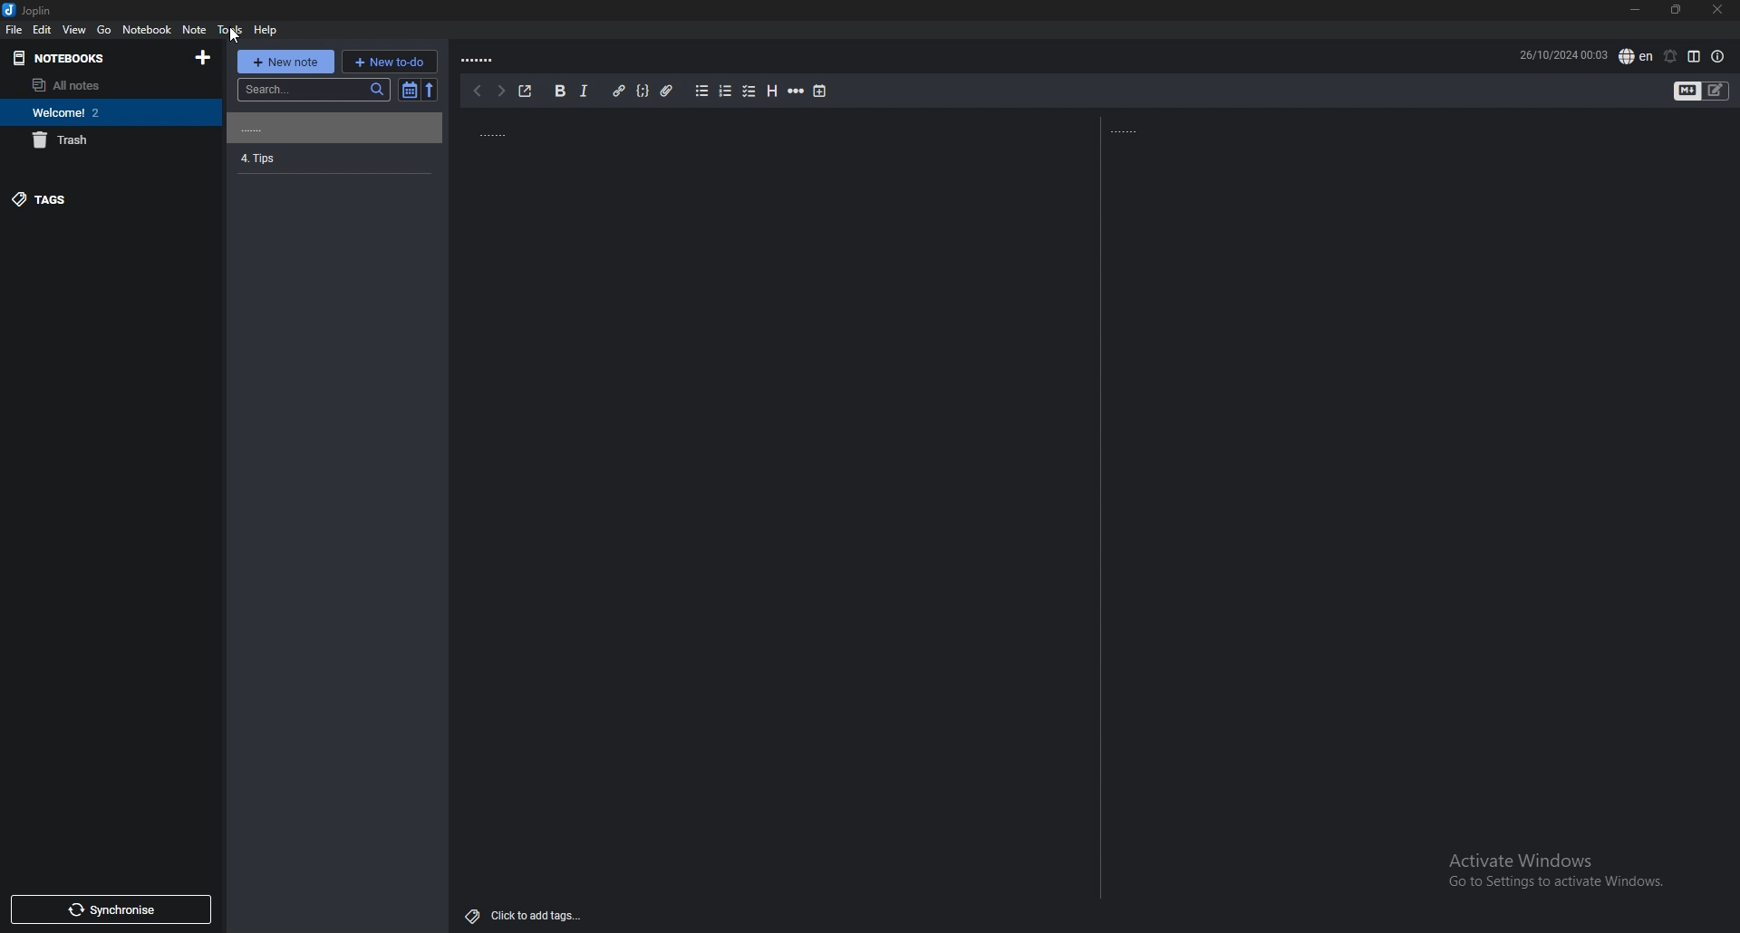  I want to click on file, so click(14, 30).